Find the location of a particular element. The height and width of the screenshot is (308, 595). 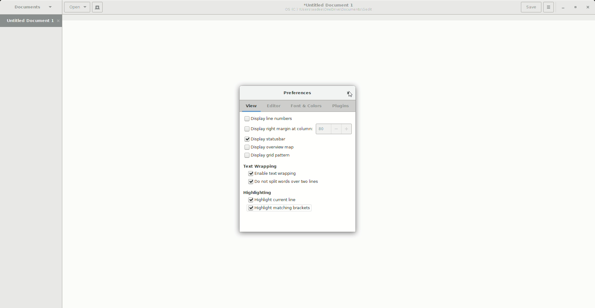

Enable text wrapping is located at coordinates (277, 174).